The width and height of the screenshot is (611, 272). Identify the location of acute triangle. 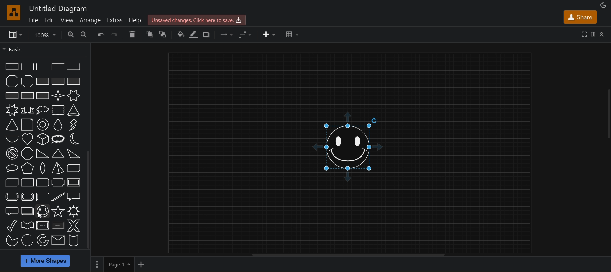
(74, 155).